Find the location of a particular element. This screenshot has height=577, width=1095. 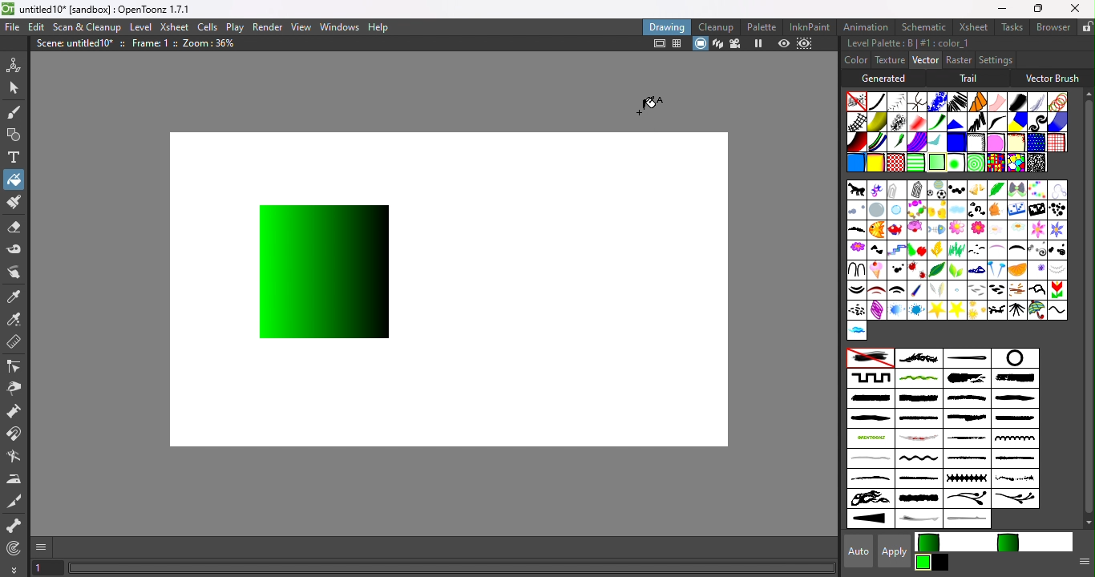

Gouache is located at coordinates (898, 143).